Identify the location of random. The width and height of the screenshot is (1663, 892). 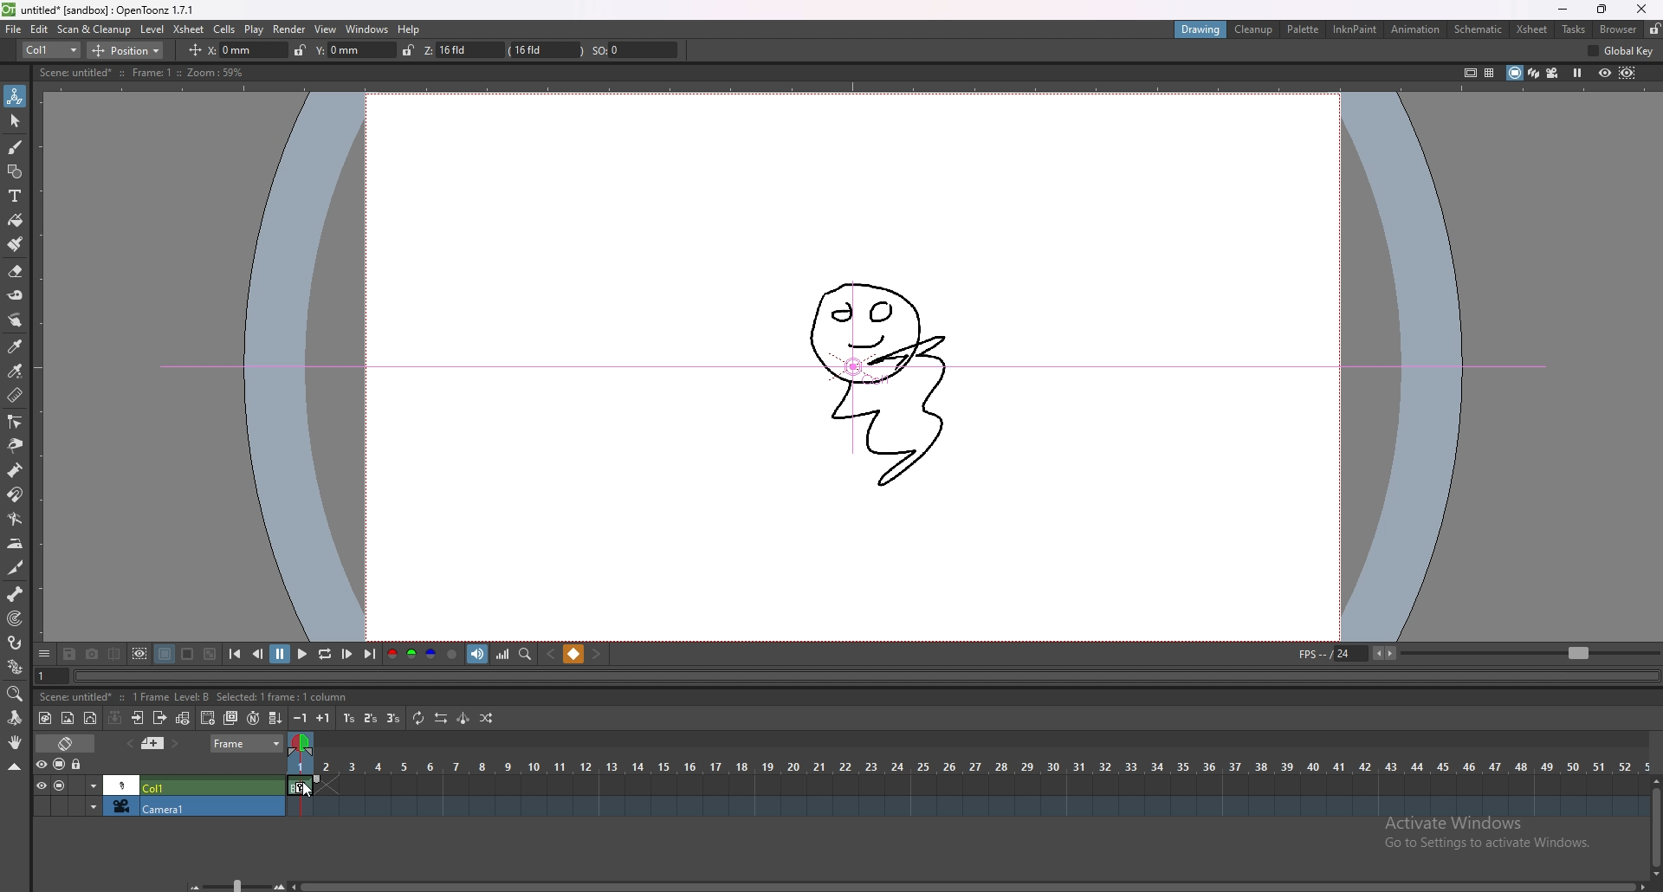
(488, 719).